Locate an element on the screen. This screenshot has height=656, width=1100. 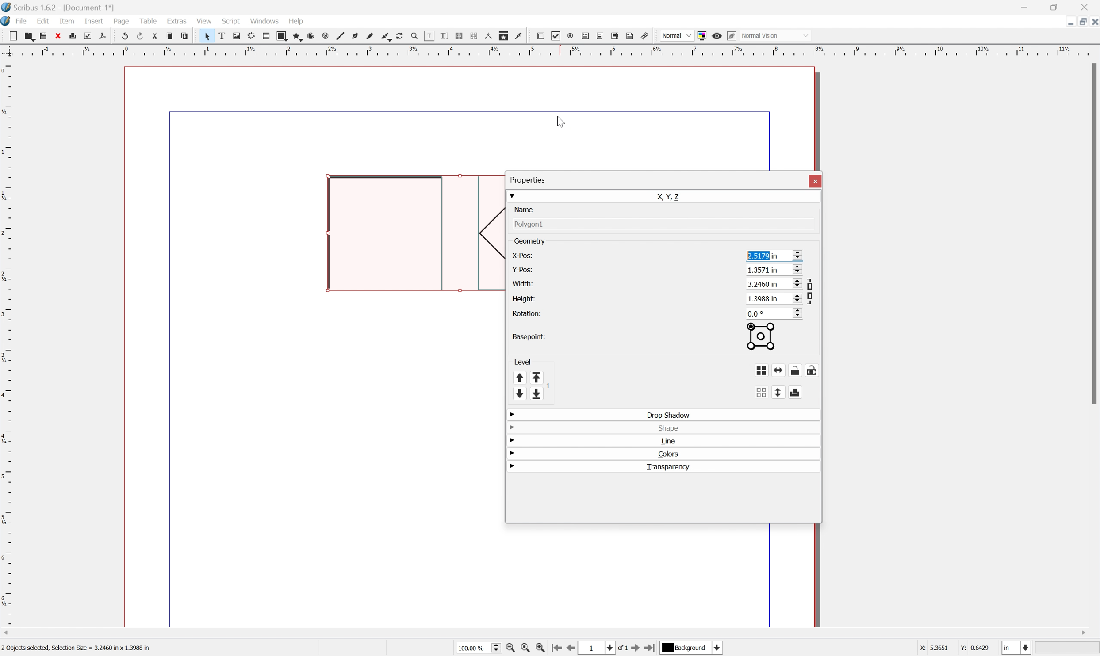
copy is located at coordinates (169, 35).